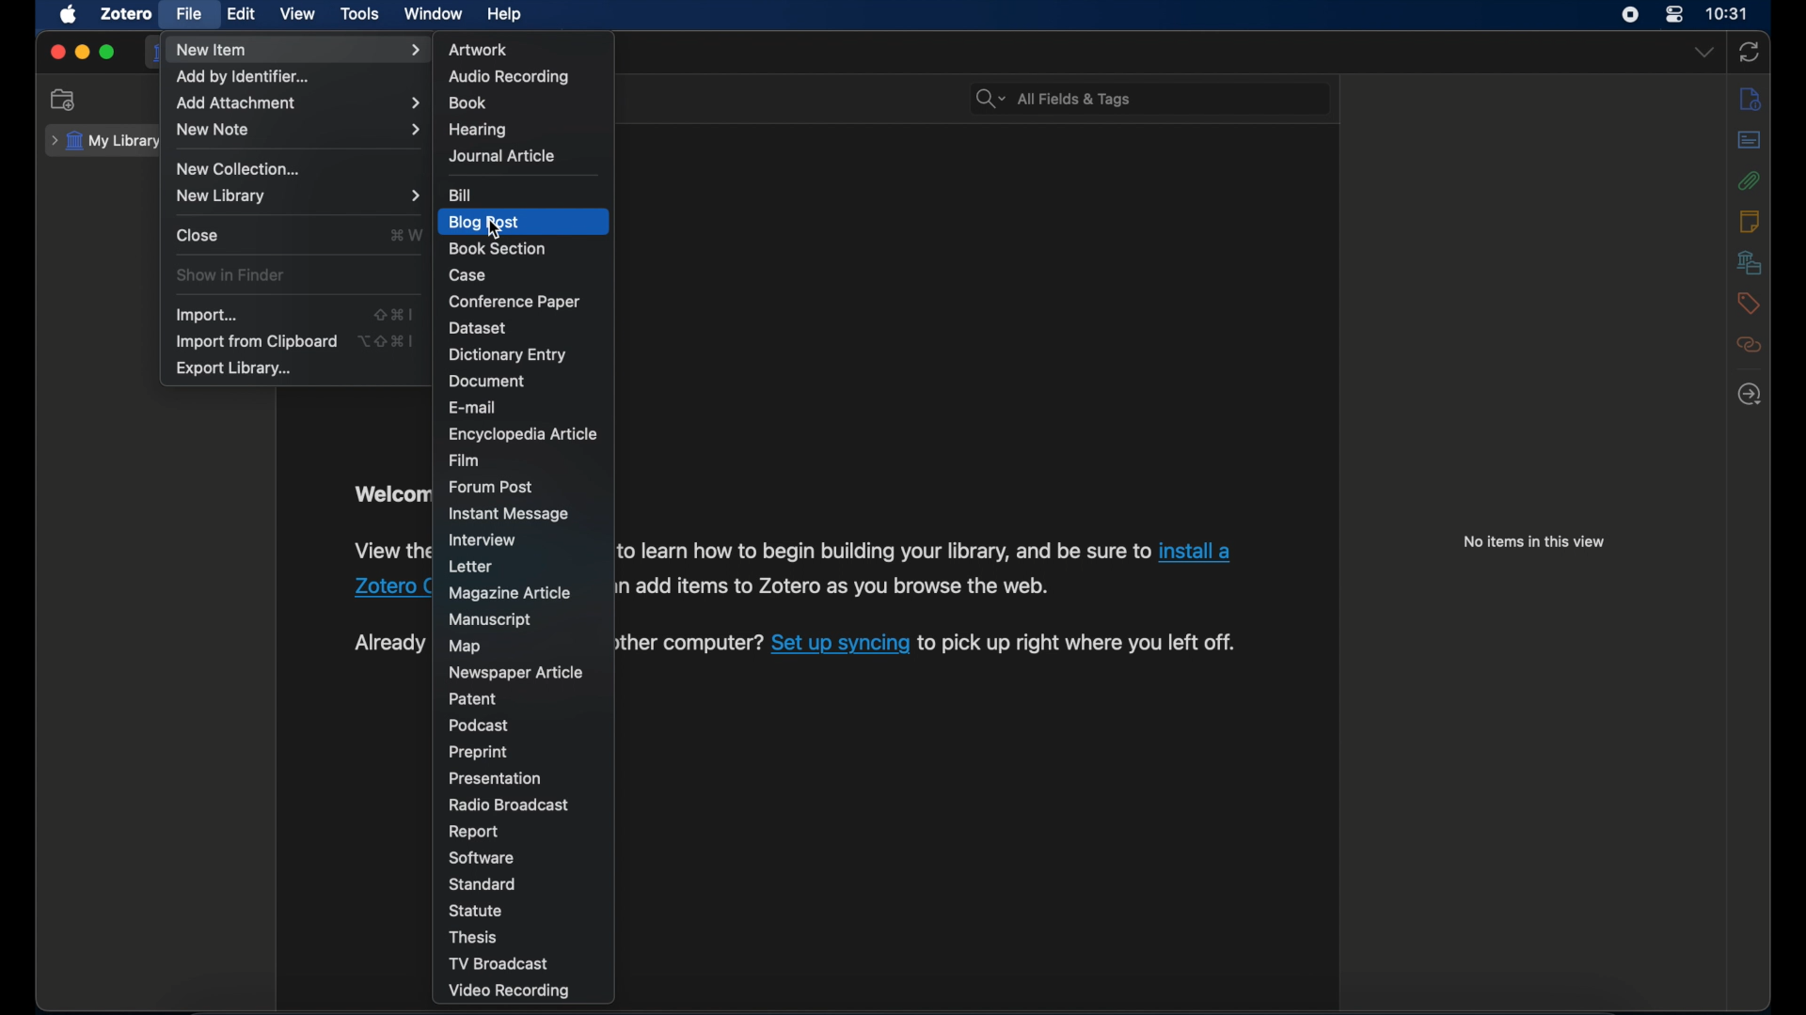 This screenshot has height=1015, width=1806. What do you see at coordinates (1750, 303) in the screenshot?
I see `tags` at bounding box center [1750, 303].